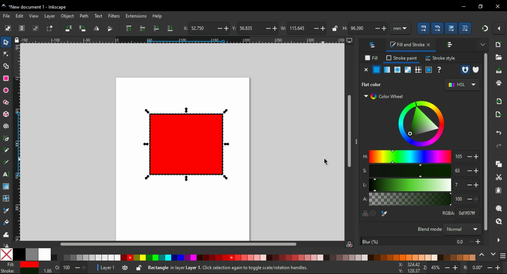 The height and width of the screenshot is (274, 507). What do you see at coordinates (4, 6) in the screenshot?
I see `logo` at bounding box center [4, 6].